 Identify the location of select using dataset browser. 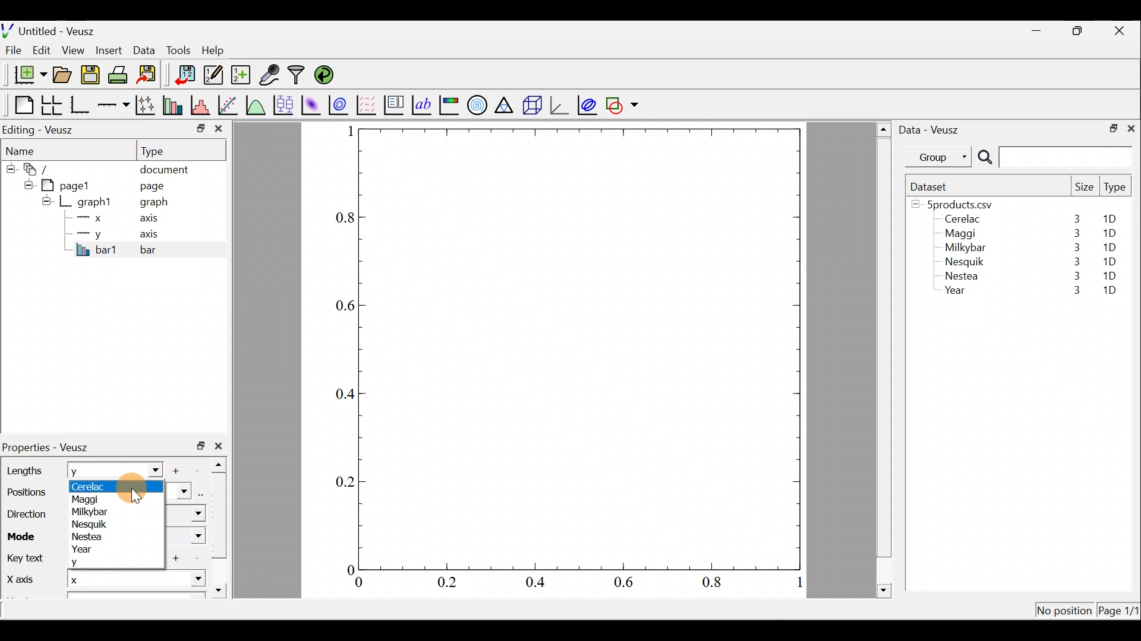
(203, 493).